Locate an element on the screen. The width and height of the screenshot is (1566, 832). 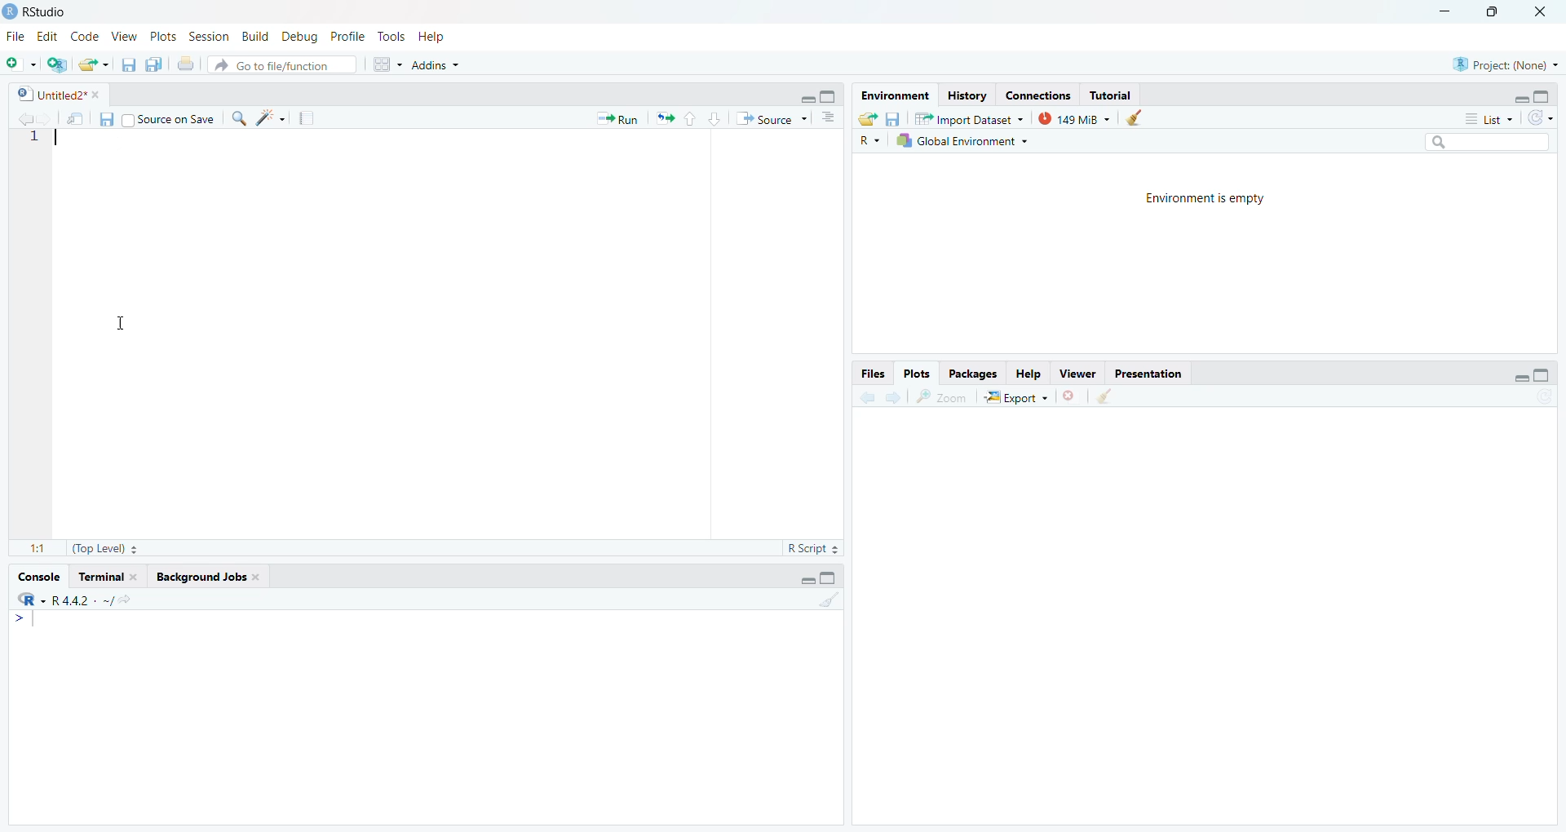
Show document outline (Ctrl + Shift + O) is located at coordinates (831, 117).